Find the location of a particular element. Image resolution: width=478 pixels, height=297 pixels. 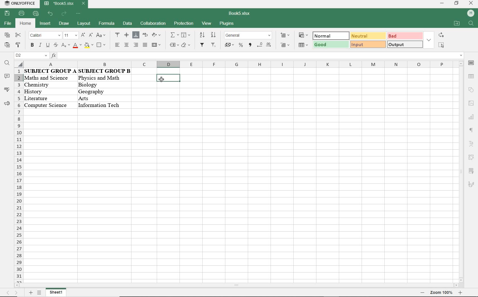

font color is located at coordinates (78, 46).